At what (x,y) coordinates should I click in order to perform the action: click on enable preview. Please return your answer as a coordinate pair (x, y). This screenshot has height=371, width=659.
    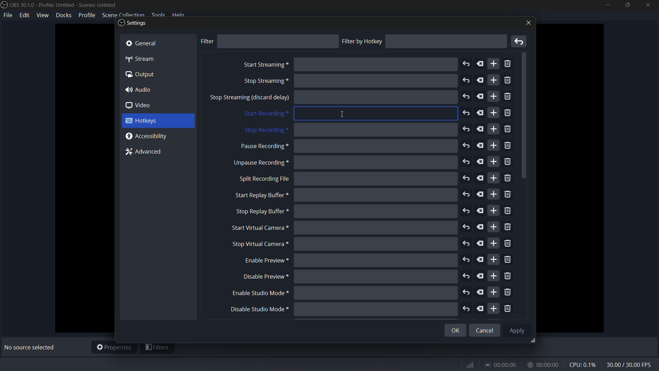
    Looking at the image, I should click on (264, 261).